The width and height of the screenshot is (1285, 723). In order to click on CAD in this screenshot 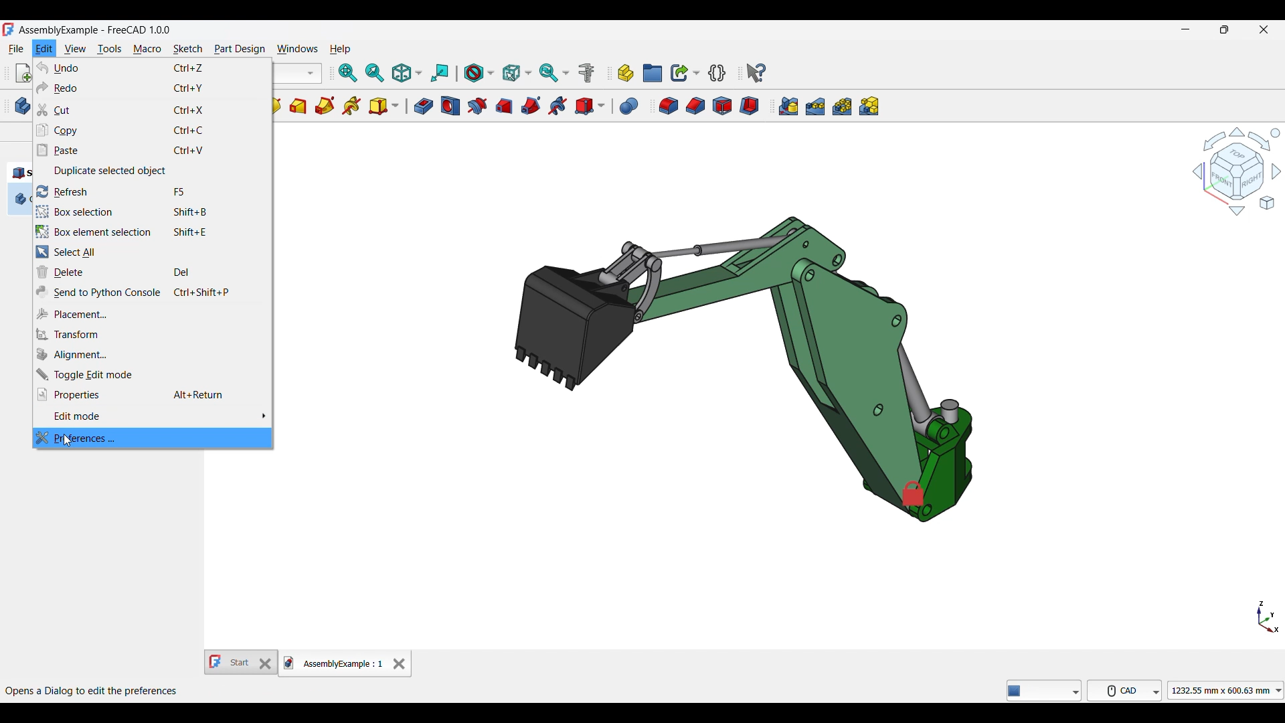, I will do `click(1127, 690)`.